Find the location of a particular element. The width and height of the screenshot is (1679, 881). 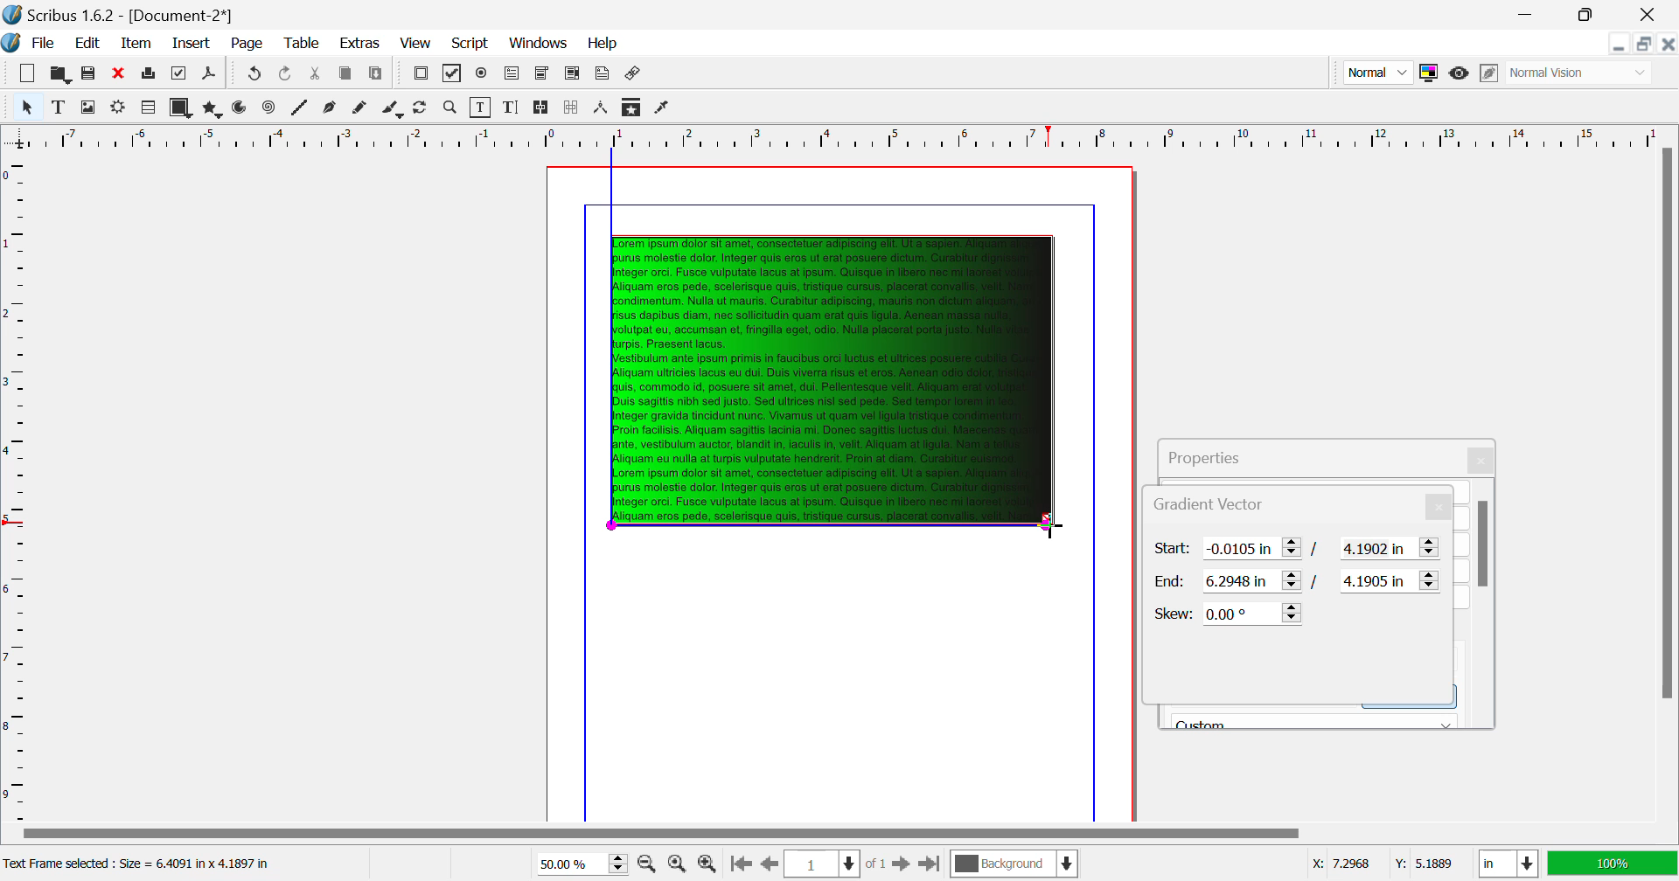

Edit in Preview Mode is located at coordinates (1491, 73).